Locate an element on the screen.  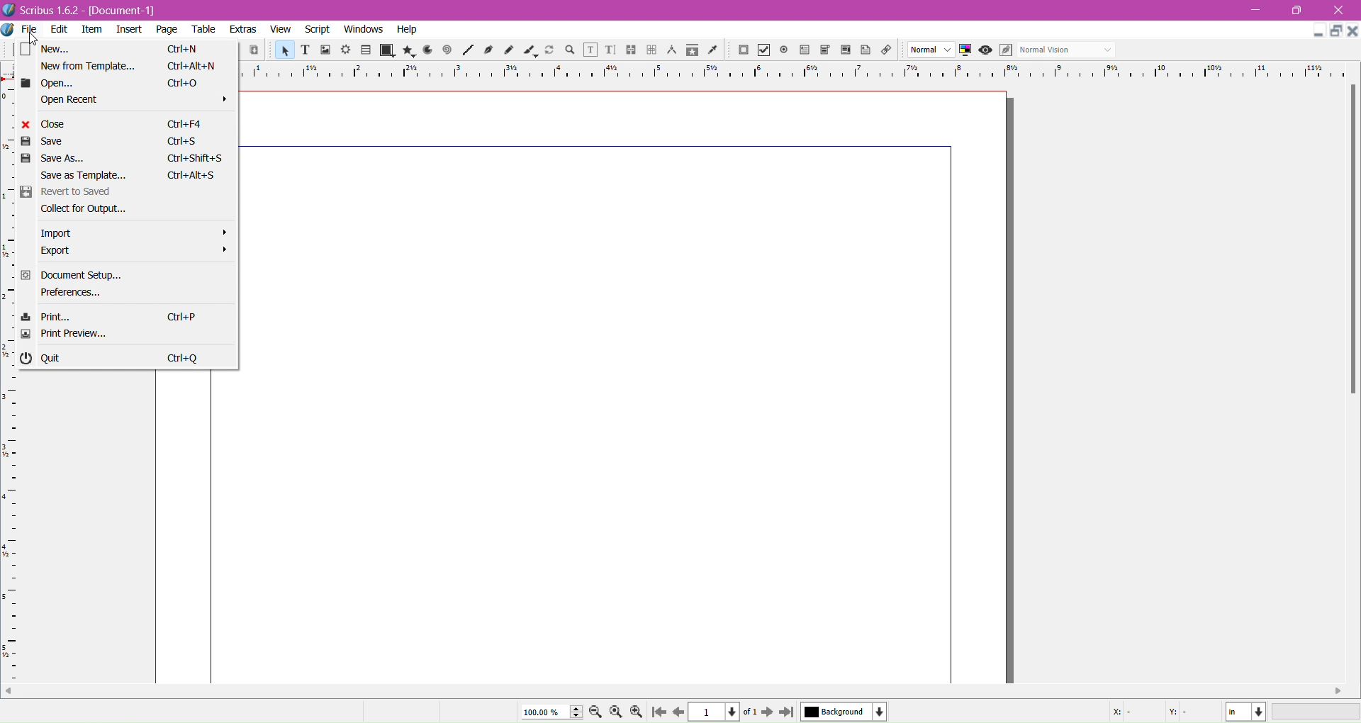
Minimize Document is located at coordinates (1317, 33).